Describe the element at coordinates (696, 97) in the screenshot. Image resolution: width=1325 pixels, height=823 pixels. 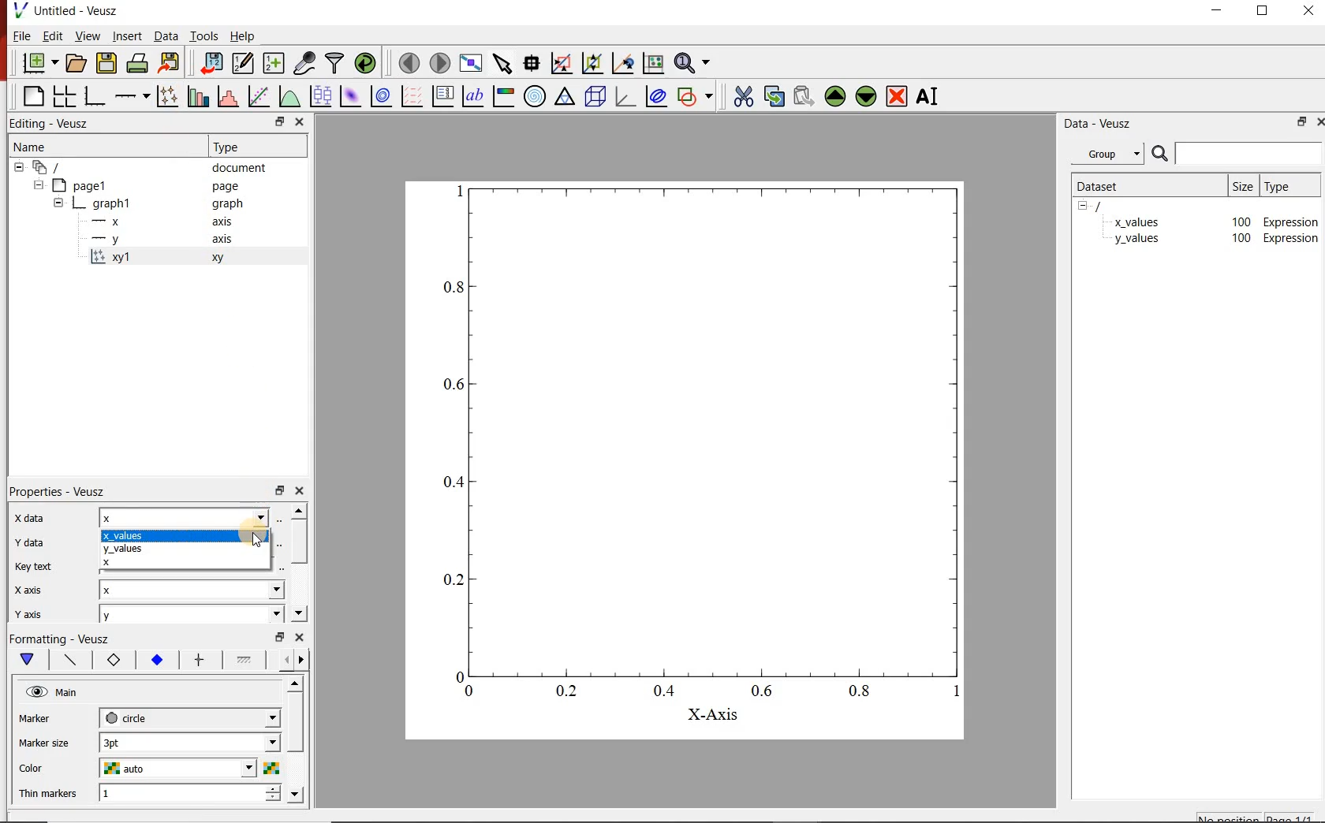
I see `add shape` at that location.